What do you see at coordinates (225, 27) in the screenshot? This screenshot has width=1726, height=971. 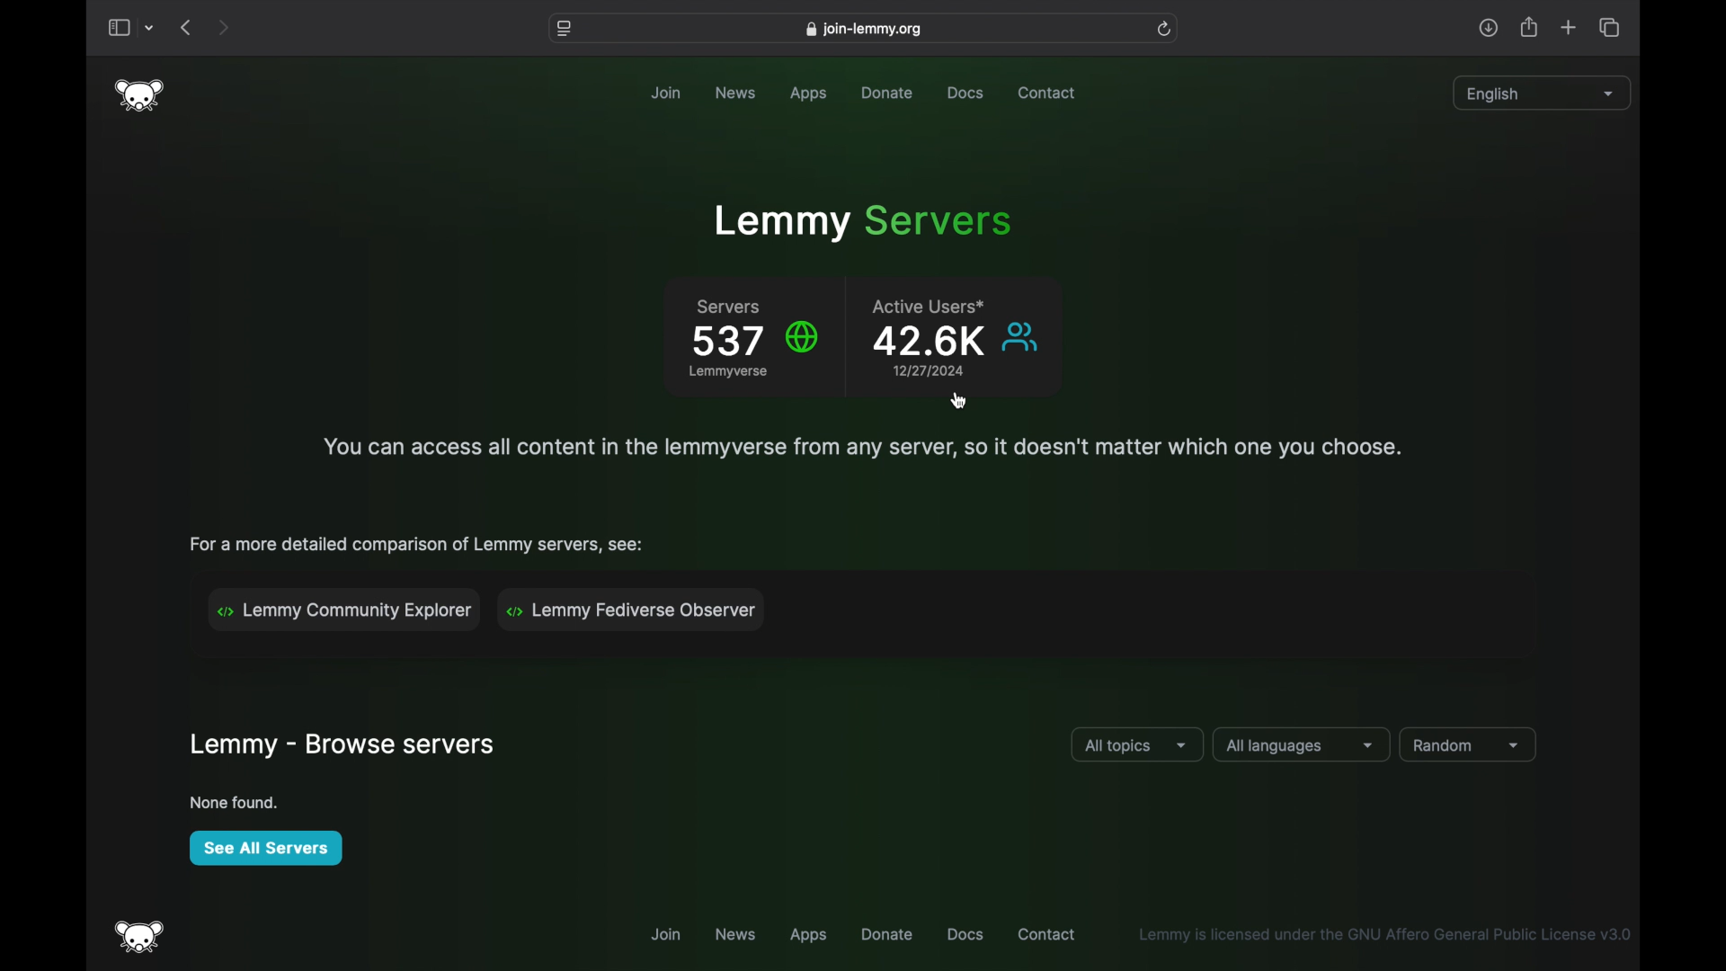 I see `next page` at bounding box center [225, 27].